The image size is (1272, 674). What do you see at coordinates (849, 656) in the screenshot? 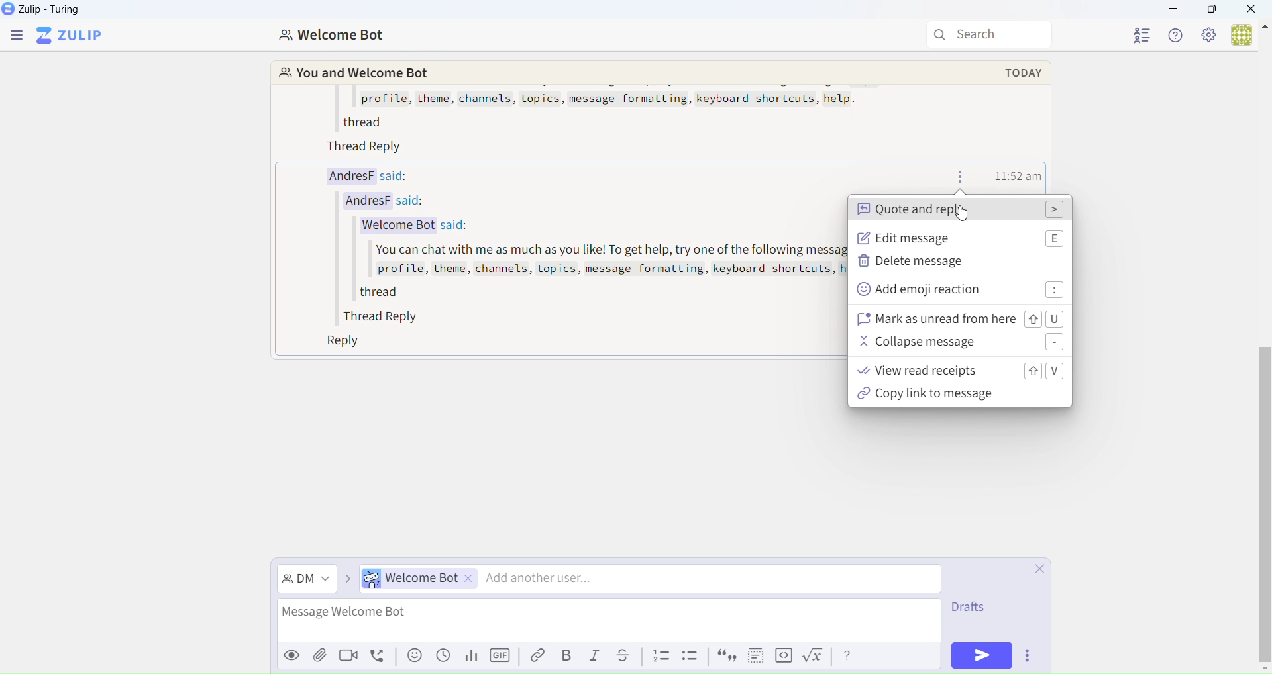
I see `help` at bounding box center [849, 656].